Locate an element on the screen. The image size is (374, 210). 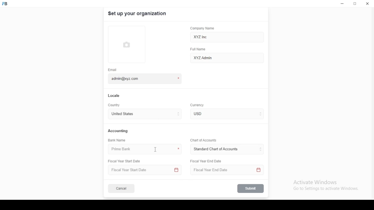
restore is located at coordinates (355, 4).